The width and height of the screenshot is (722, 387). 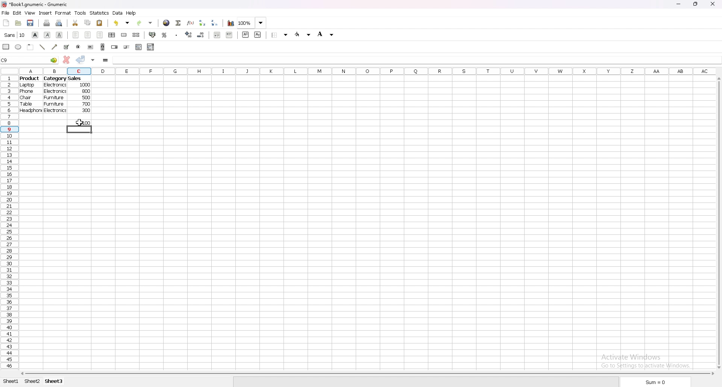 What do you see at coordinates (26, 91) in the screenshot?
I see `phone` at bounding box center [26, 91].